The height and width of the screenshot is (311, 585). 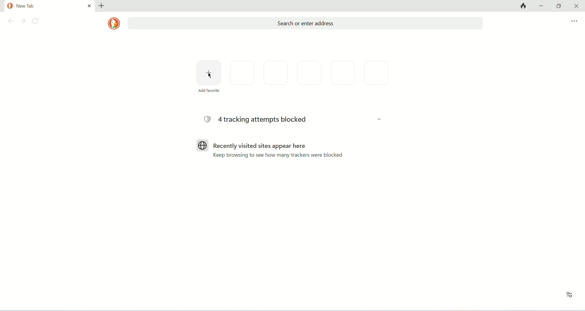 What do you see at coordinates (255, 119) in the screenshot?
I see `4 tracking attempts blocked` at bounding box center [255, 119].